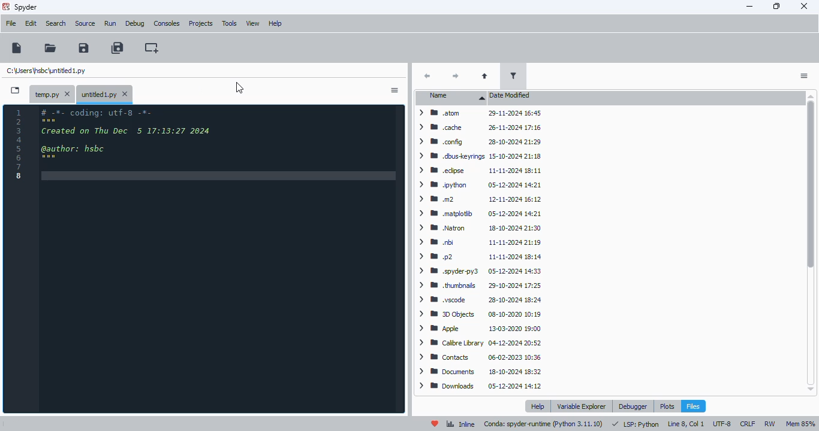 The width and height of the screenshot is (819, 431). I want to click on logo, so click(5, 7).